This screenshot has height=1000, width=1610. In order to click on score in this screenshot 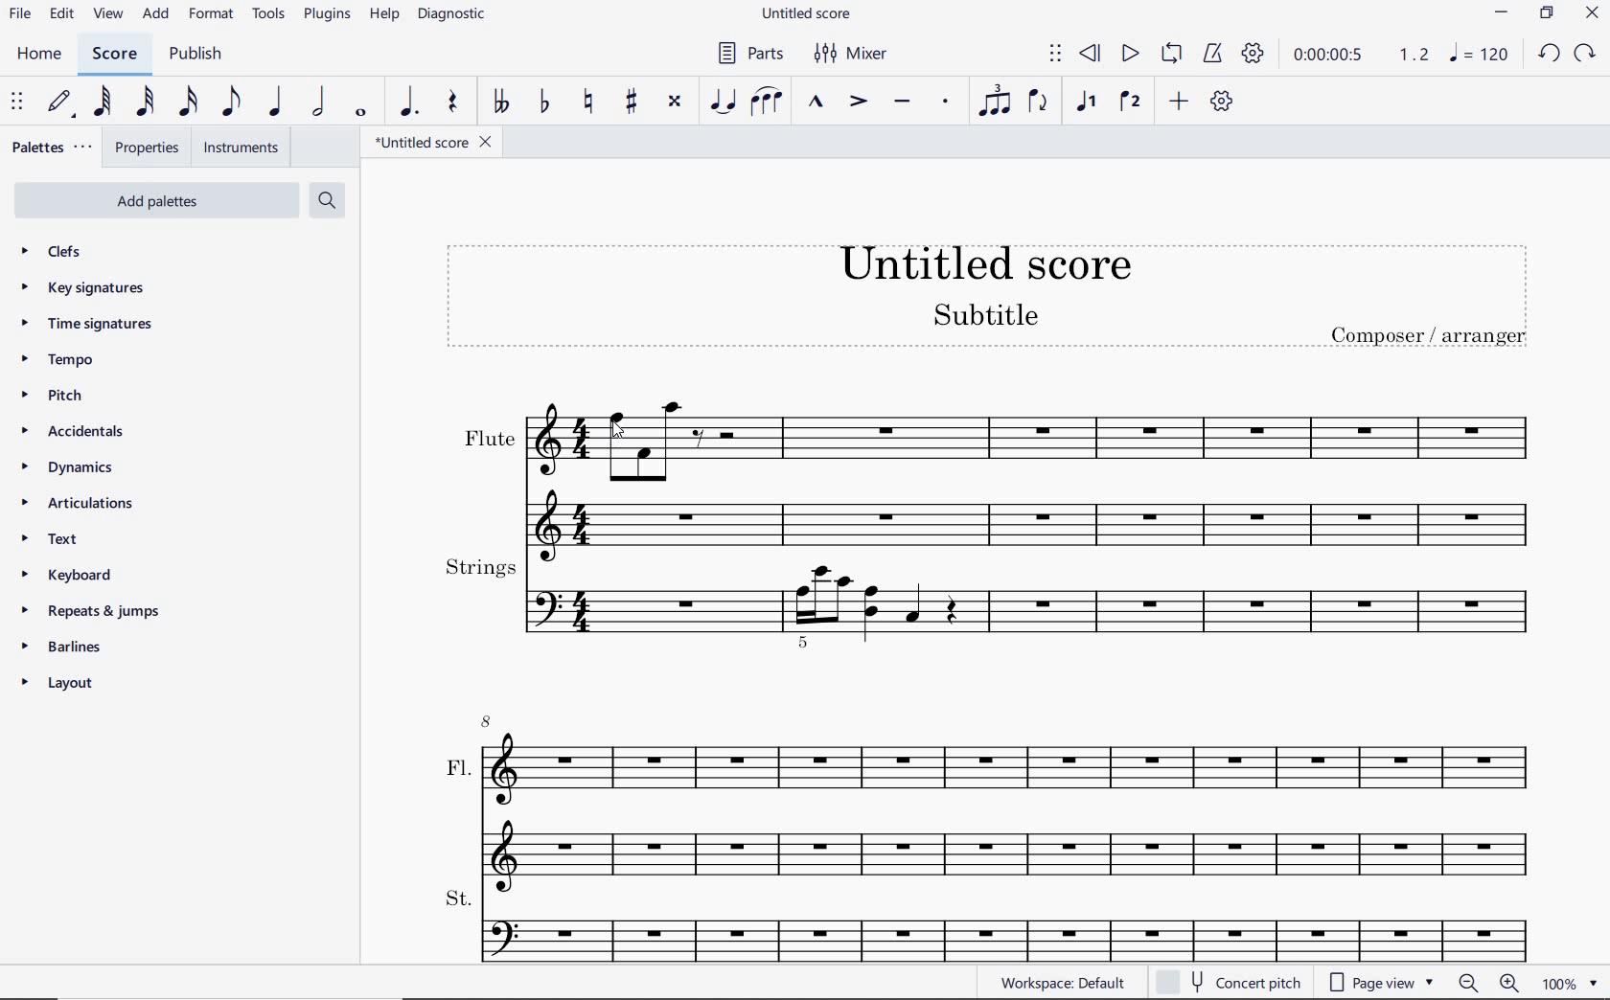, I will do `click(112, 54)`.